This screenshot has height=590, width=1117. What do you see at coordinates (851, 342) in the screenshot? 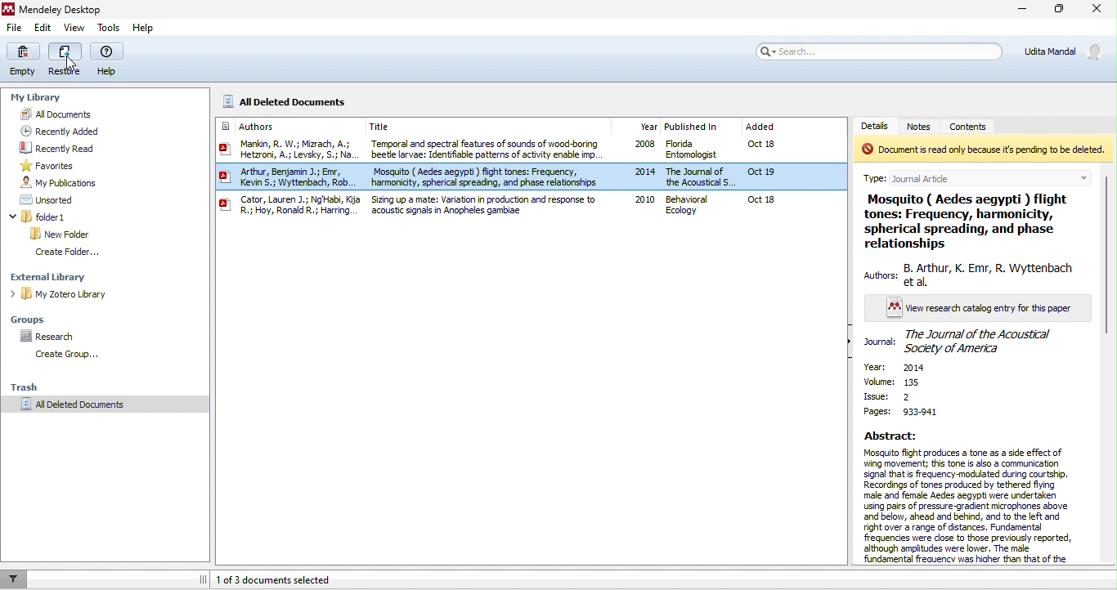
I see `hide/show` at bounding box center [851, 342].